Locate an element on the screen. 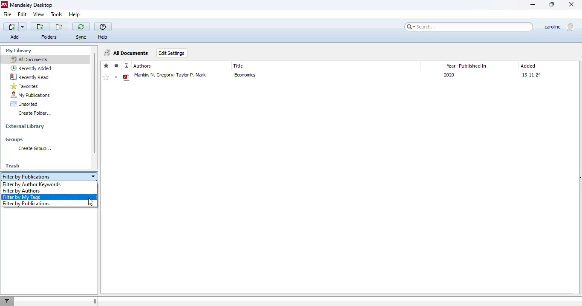  unsorted is located at coordinates (24, 104).